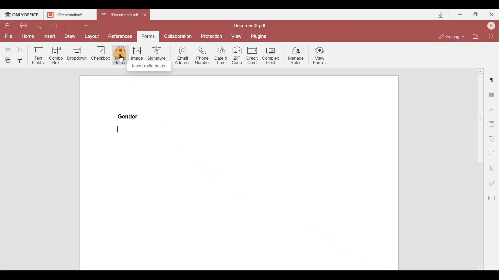 The width and height of the screenshot is (499, 280). What do you see at coordinates (491, 36) in the screenshot?
I see `Find` at bounding box center [491, 36].